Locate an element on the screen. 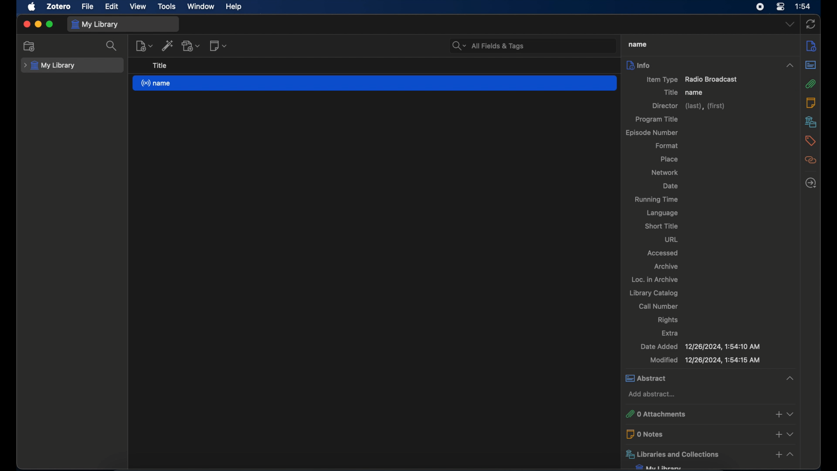 This screenshot has width=837, height=471. rights is located at coordinates (669, 321).